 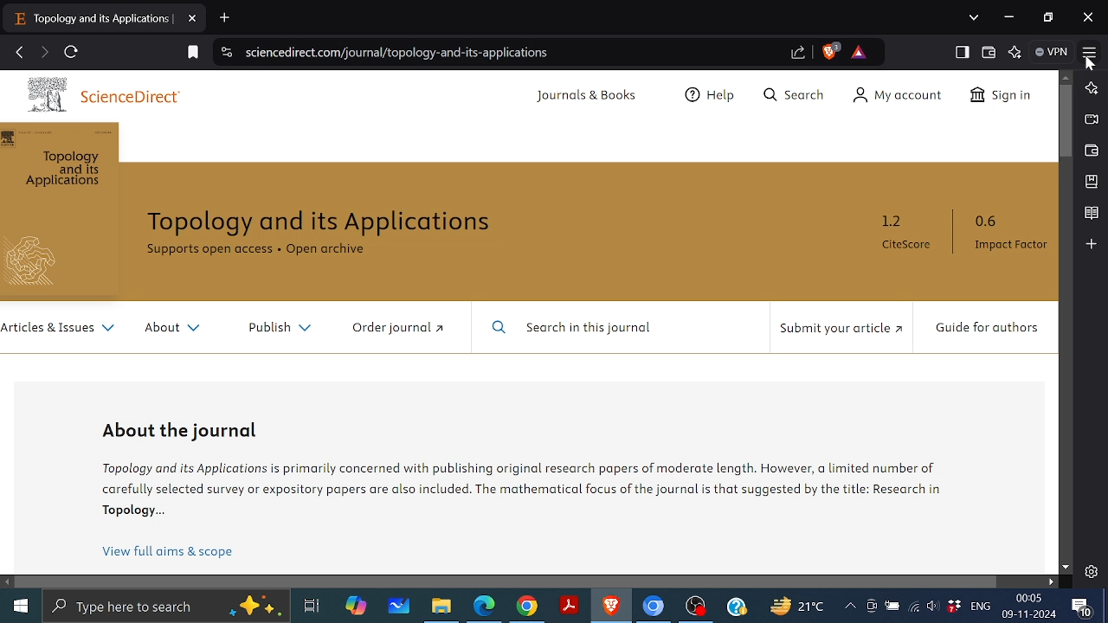 I want to click on Minimize, so click(x=1010, y=16).